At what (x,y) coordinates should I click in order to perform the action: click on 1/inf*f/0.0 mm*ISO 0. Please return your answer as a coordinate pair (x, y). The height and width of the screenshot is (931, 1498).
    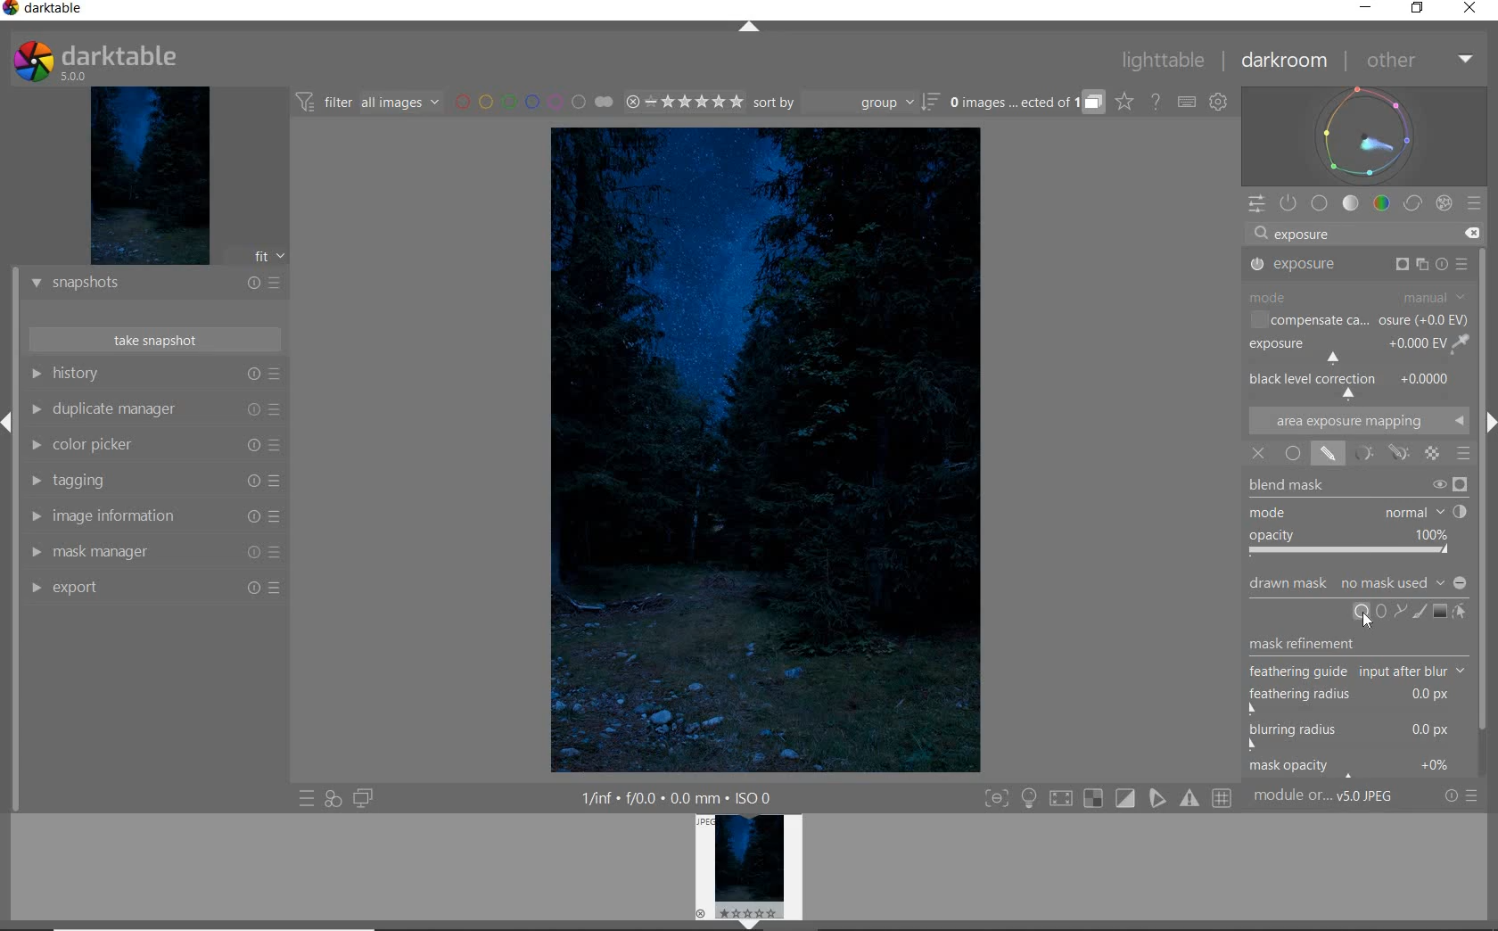
    Looking at the image, I should click on (672, 796).